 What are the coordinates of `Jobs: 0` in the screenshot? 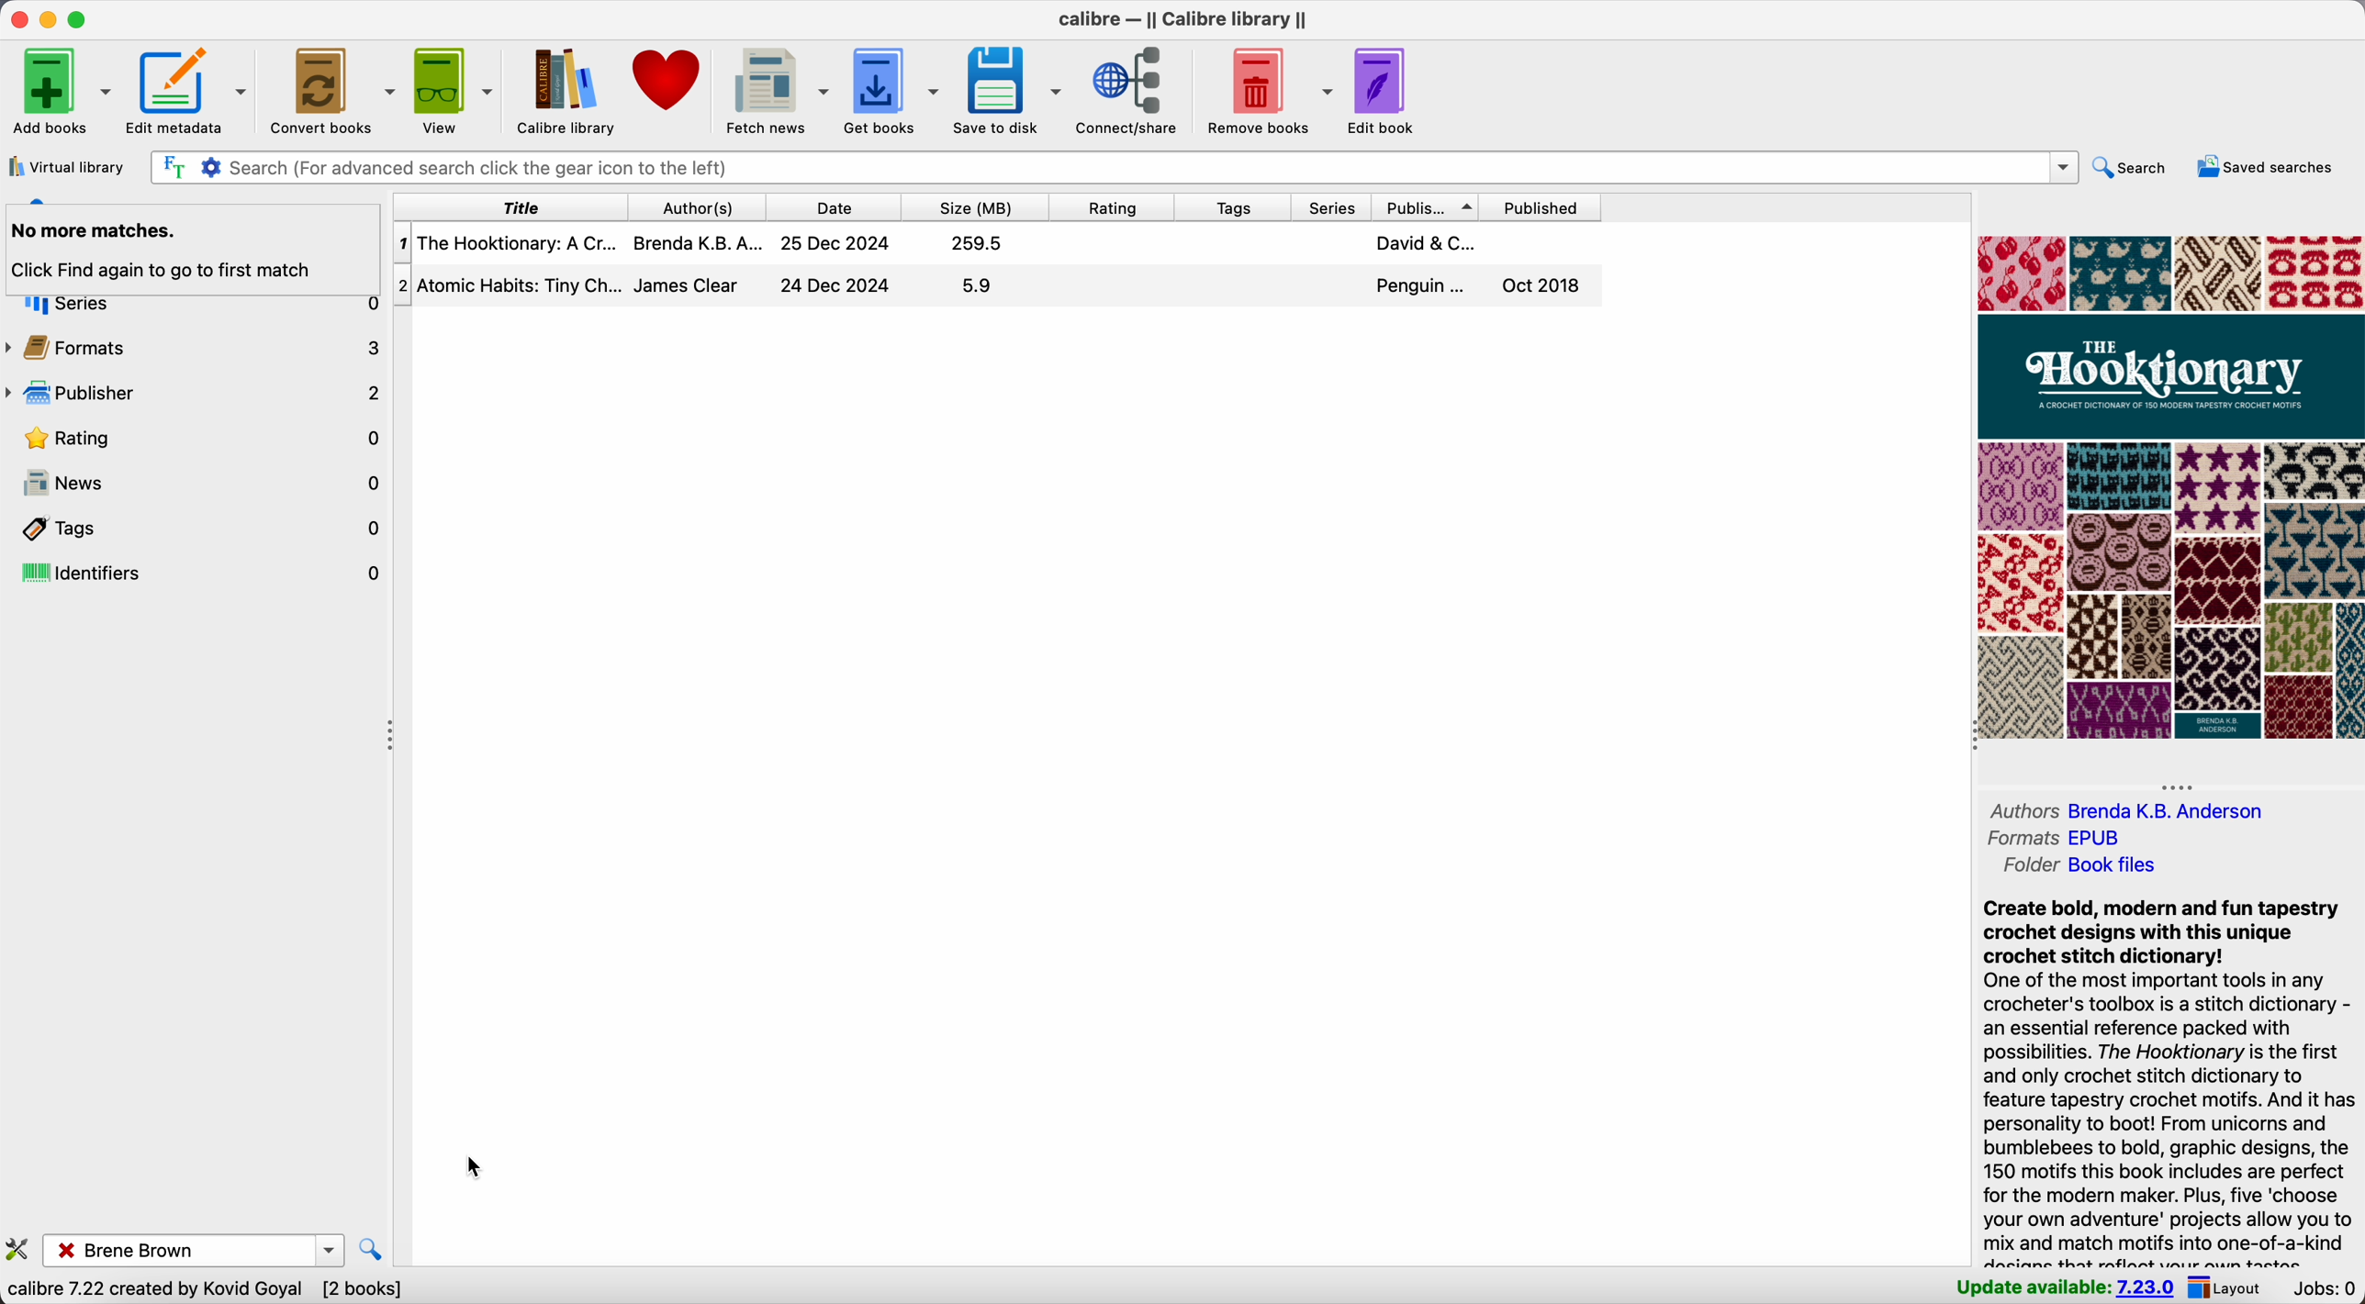 It's located at (2326, 1288).